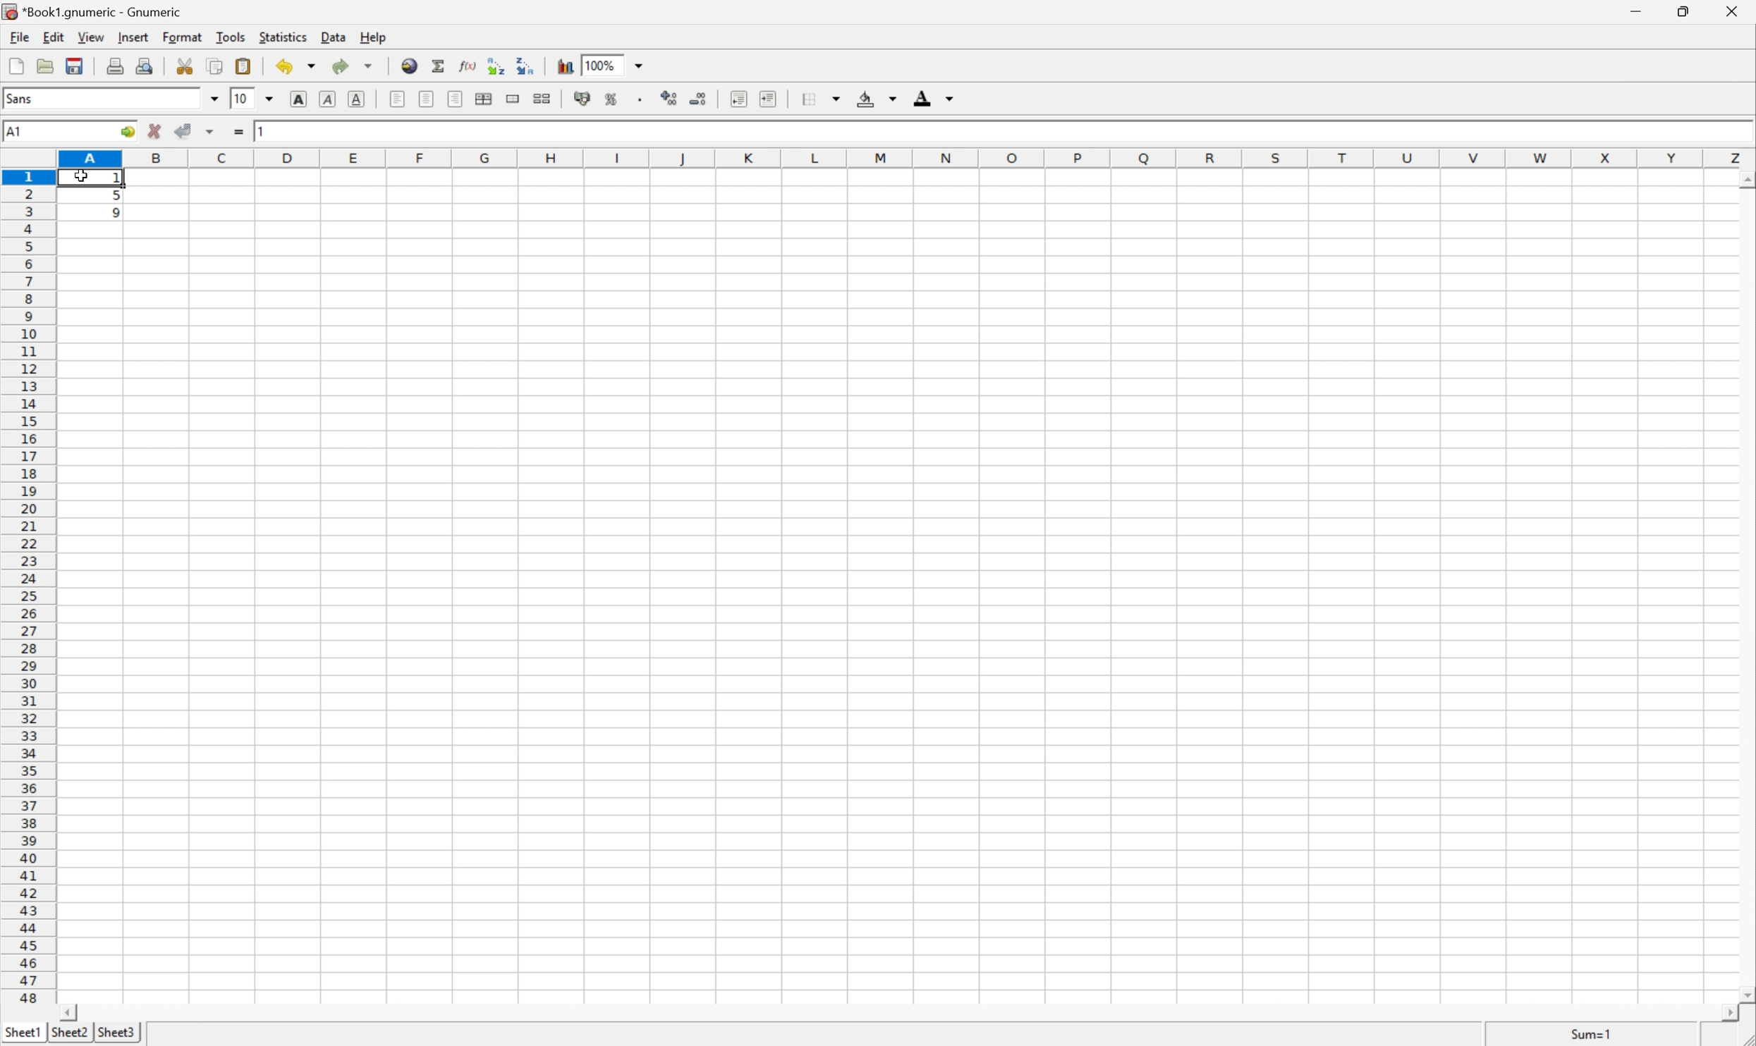  I want to click on row numbers, so click(28, 587).